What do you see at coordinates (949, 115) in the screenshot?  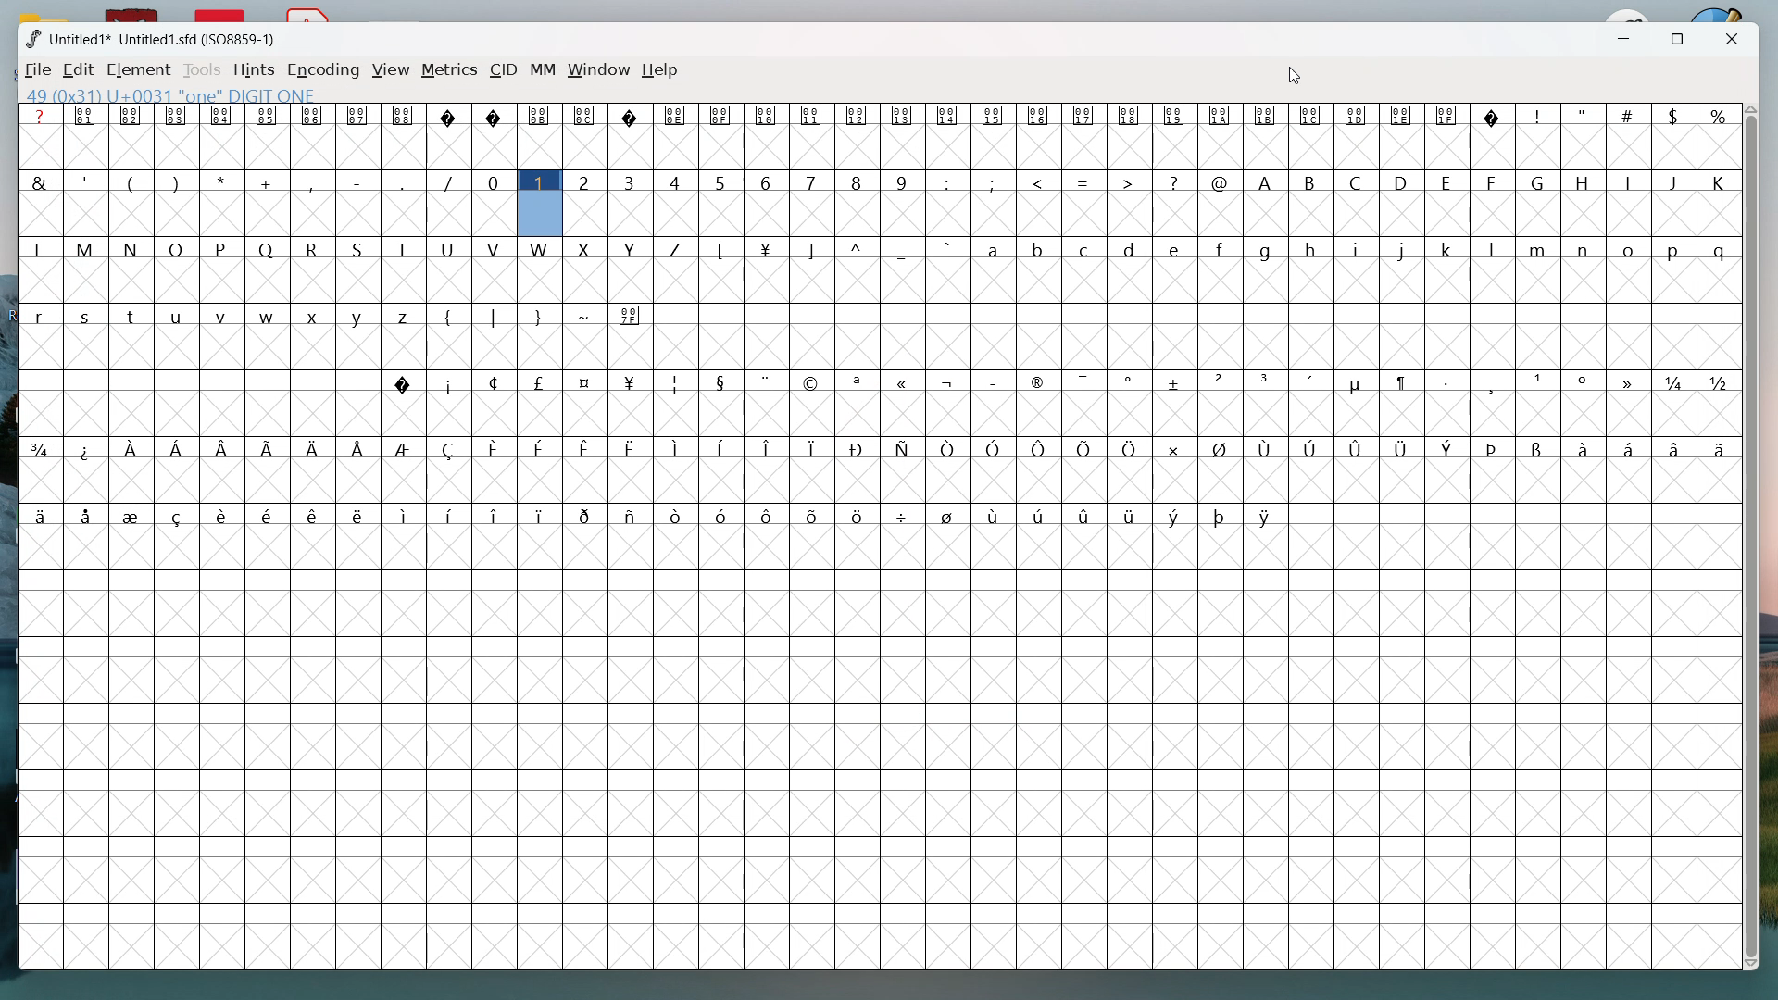 I see `symbol` at bounding box center [949, 115].